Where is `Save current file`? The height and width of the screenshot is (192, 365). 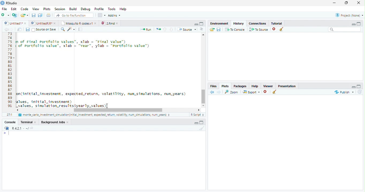 Save current file is located at coordinates (33, 15).